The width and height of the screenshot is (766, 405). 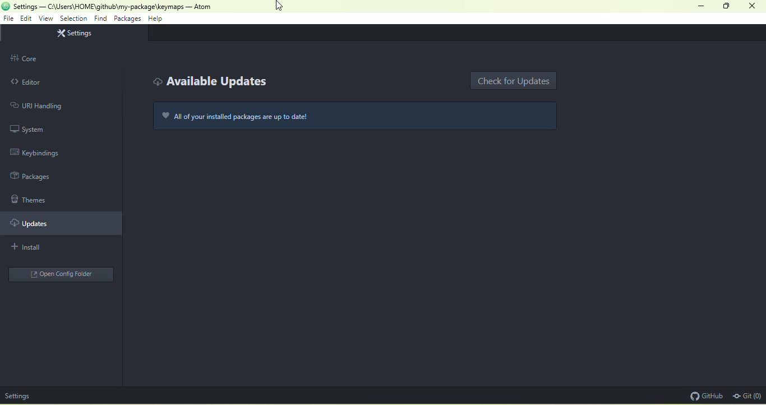 What do you see at coordinates (127, 19) in the screenshot?
I see `packages` at bounding box center [127, 19].